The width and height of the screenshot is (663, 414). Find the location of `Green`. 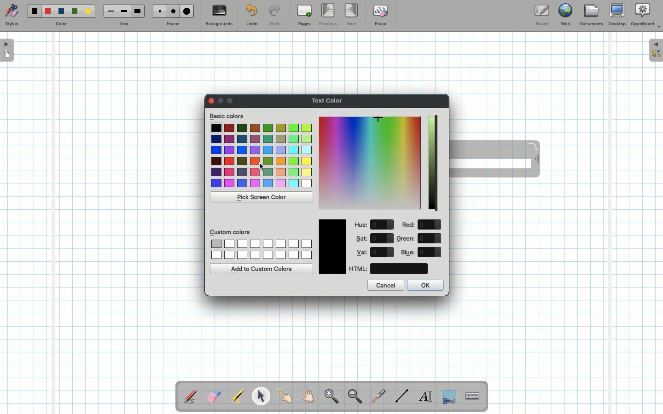

Green is located at coordinates (406, 239).